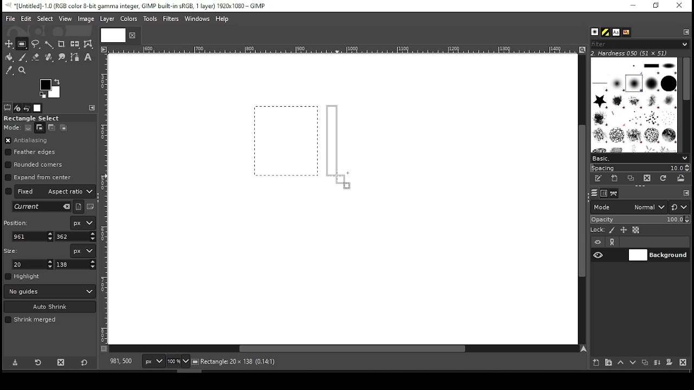 Image resolution: width=694 pixels, height=390 pixels. Describe the element at coordinates (595, 32) in the screenshot. I see `brushes` at that location.